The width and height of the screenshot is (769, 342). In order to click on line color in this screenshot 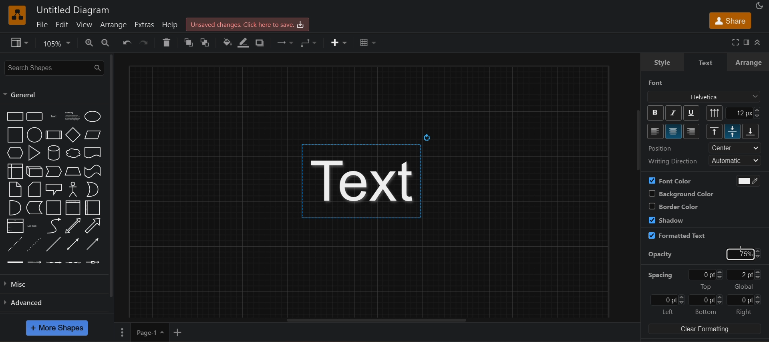, I will do `click(244, 42)`.